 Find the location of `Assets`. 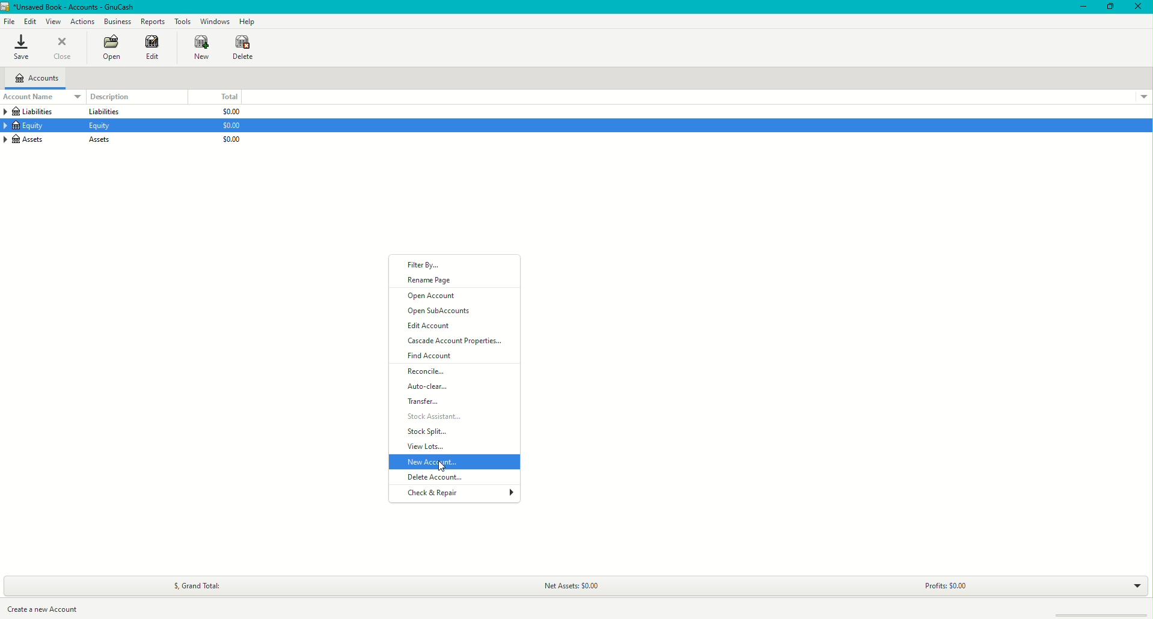

Assets is located at coordinates (35, 139).